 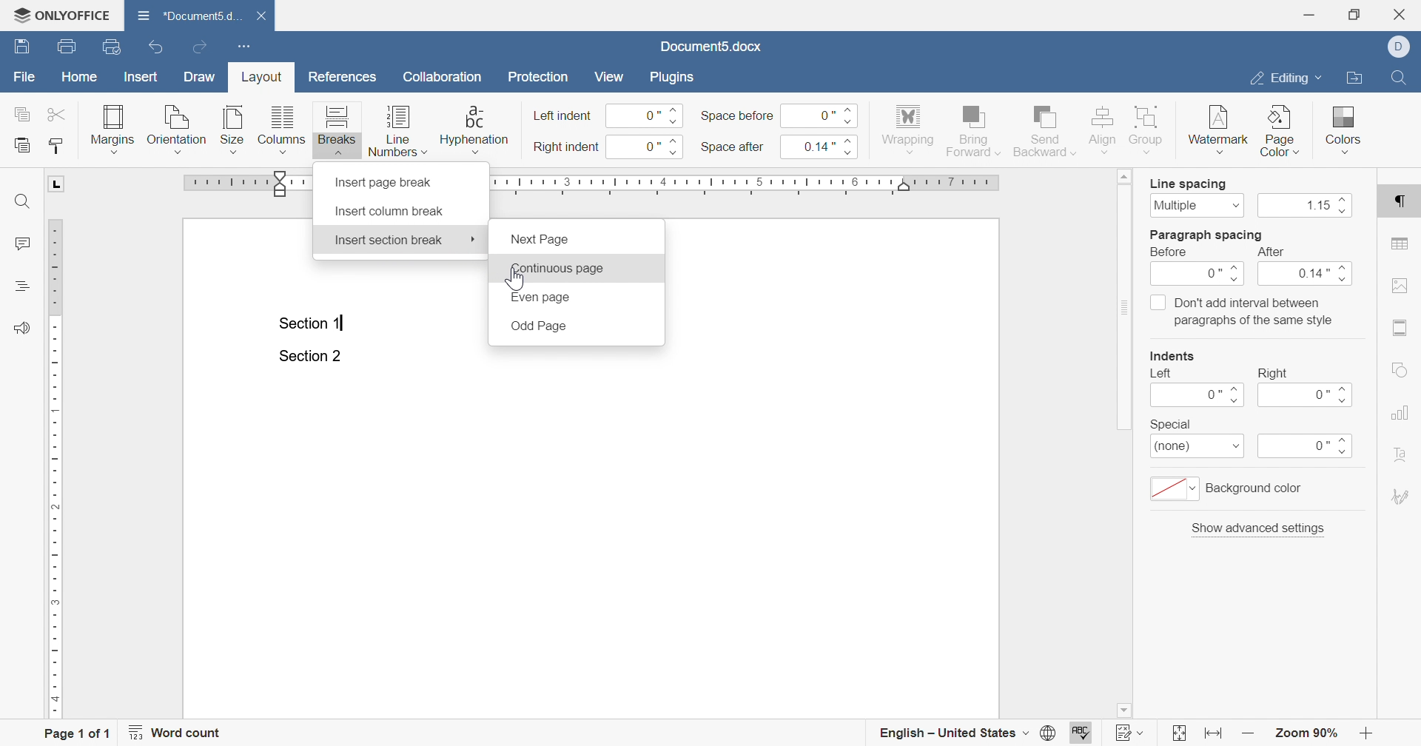 I want to click on L, so click(x=58, y=184).